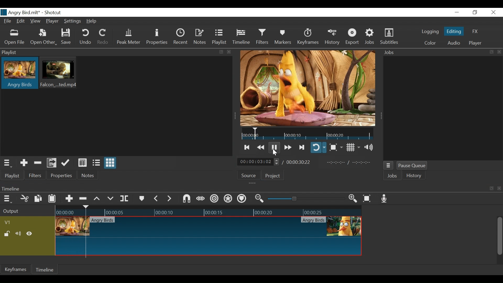  Describe the element at coordinates (389, 165) in the screenshot. I see `Jobs menu` at that location.